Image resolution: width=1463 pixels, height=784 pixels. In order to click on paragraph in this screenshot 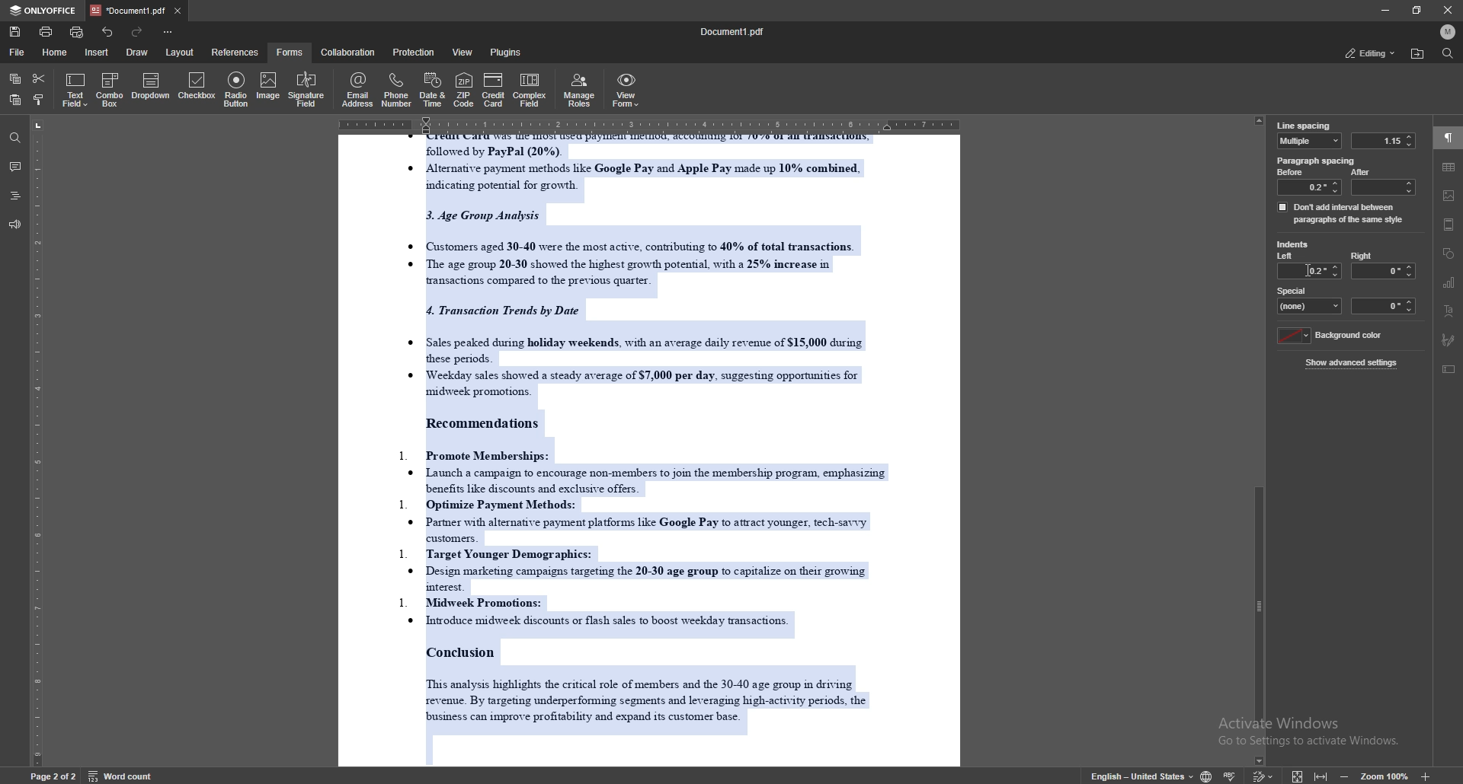, I will do `click(1449, 139)`.